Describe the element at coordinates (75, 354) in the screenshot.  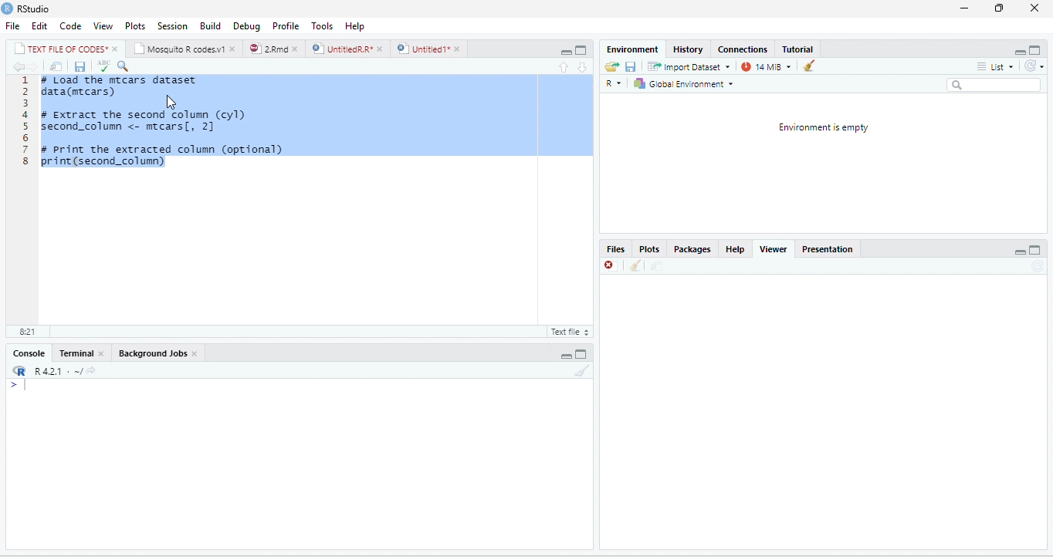
I see `Terminal` at that location.